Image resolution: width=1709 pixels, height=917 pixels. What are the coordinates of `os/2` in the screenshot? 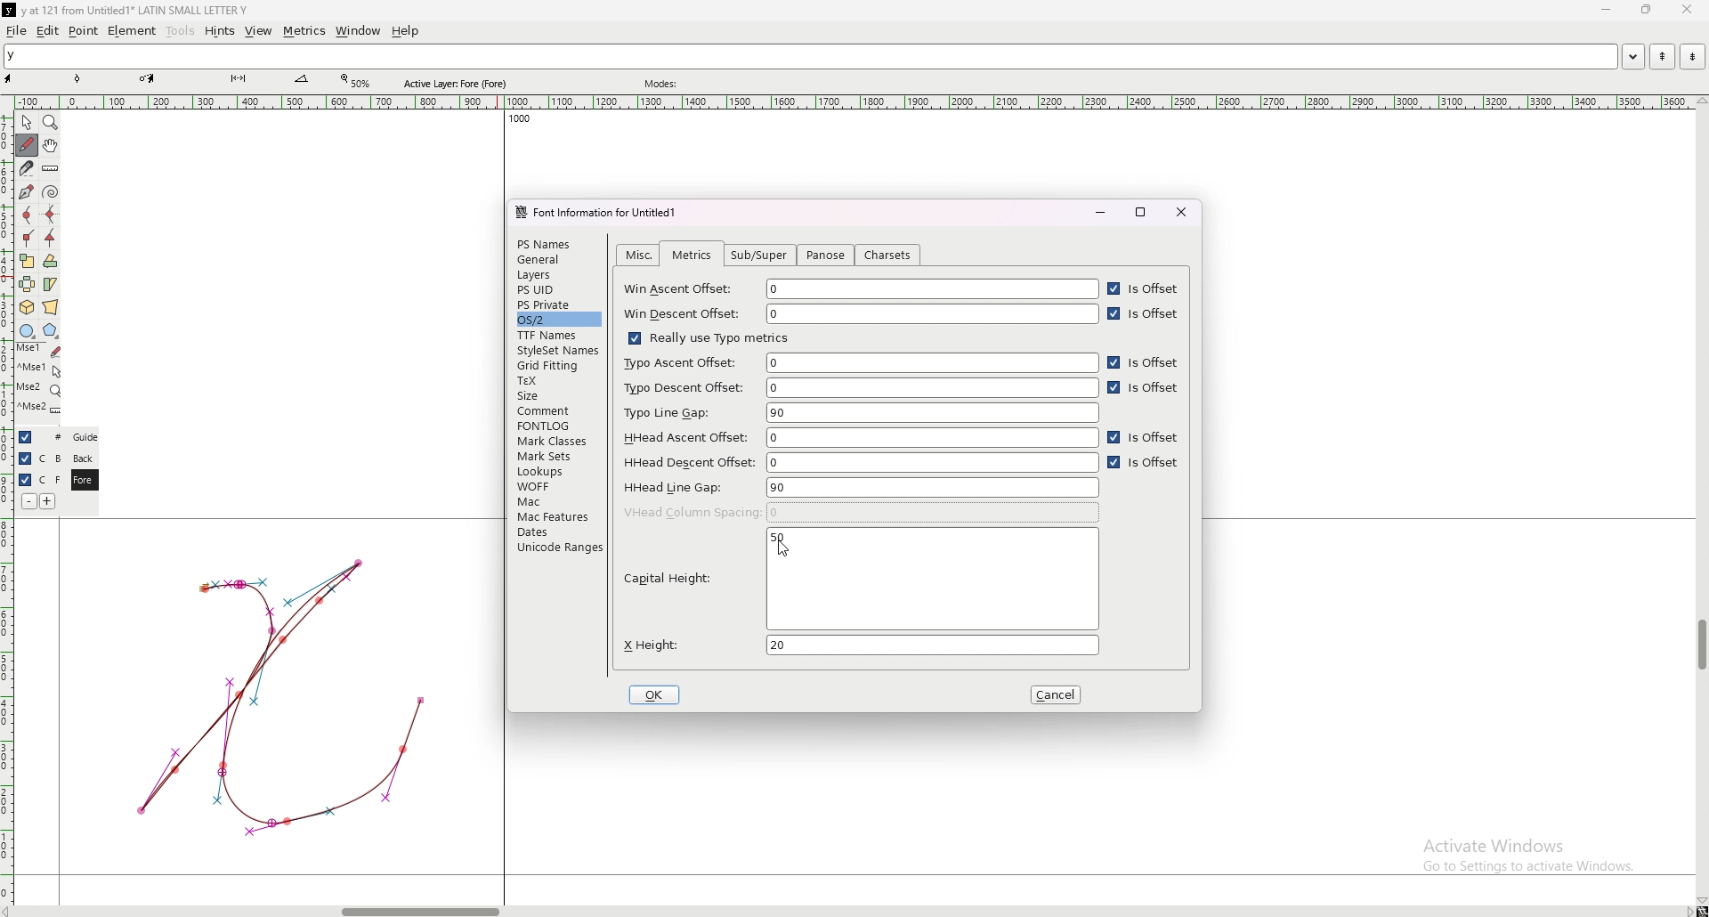 It's located at (557, 319).